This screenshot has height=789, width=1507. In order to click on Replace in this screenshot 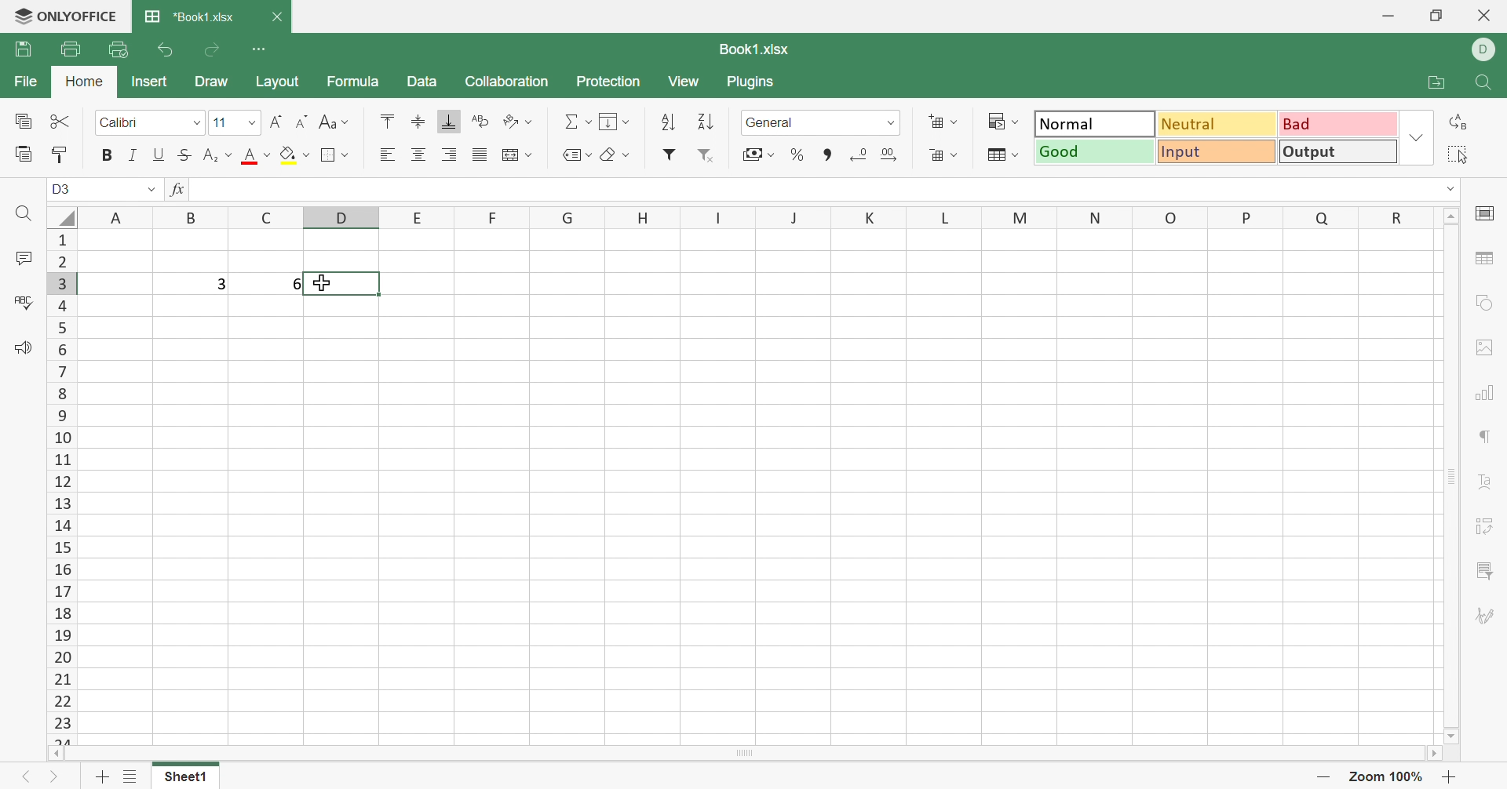, I will do `click(1460, 120)`.